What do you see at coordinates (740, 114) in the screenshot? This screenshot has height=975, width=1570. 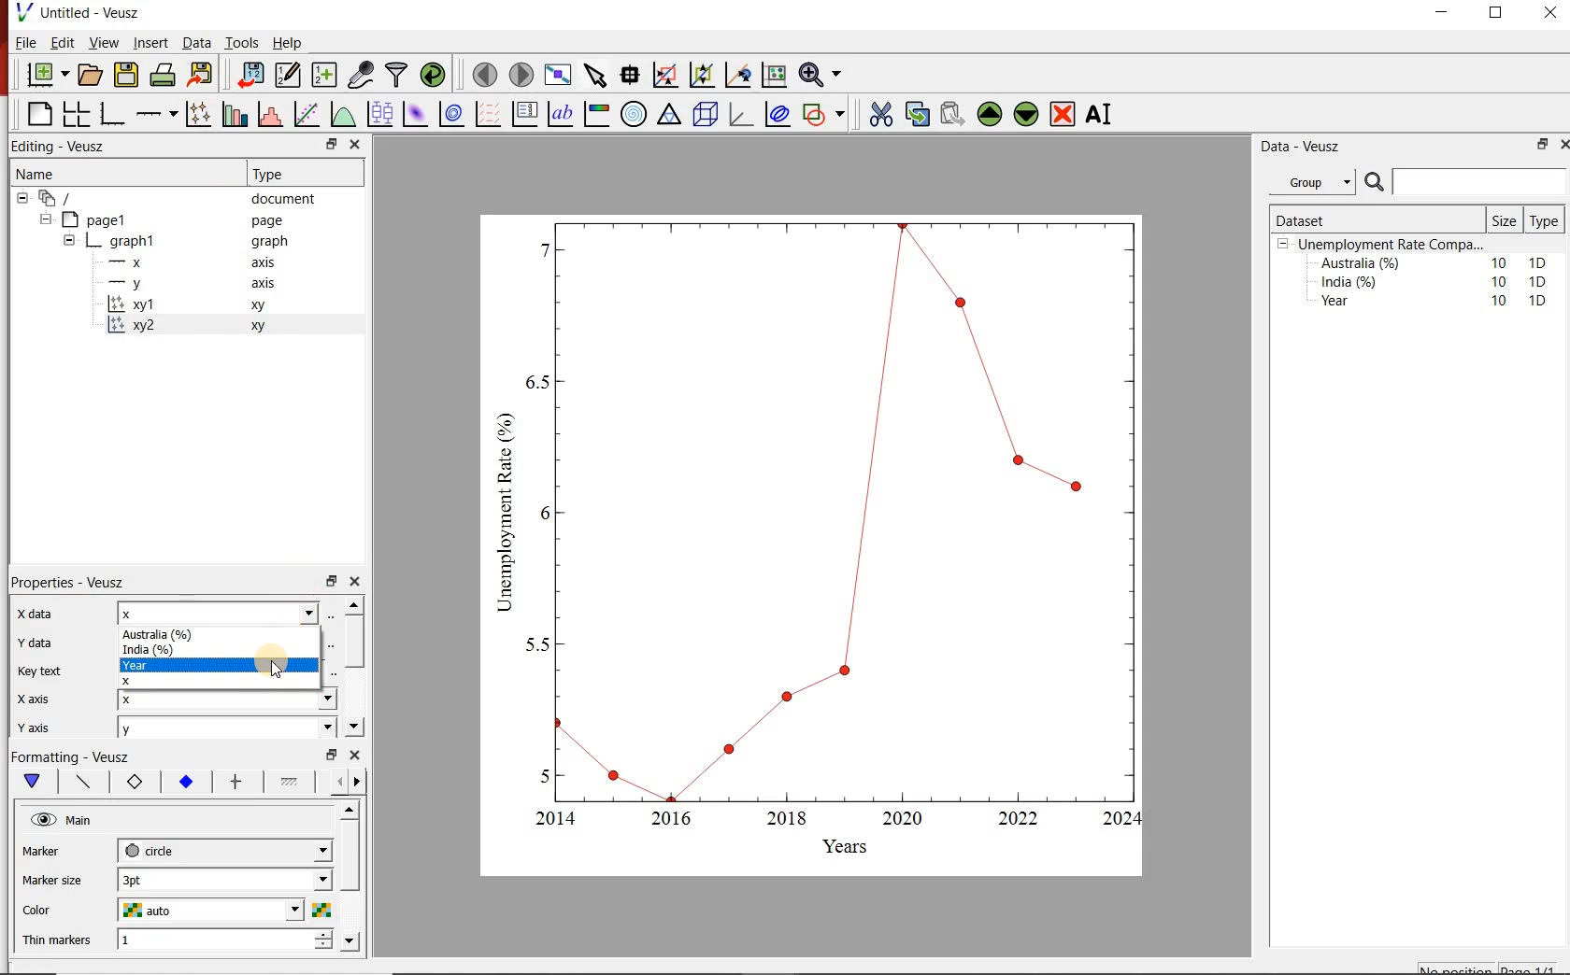 I see `3d graphs` at bounding box center [740, 114].